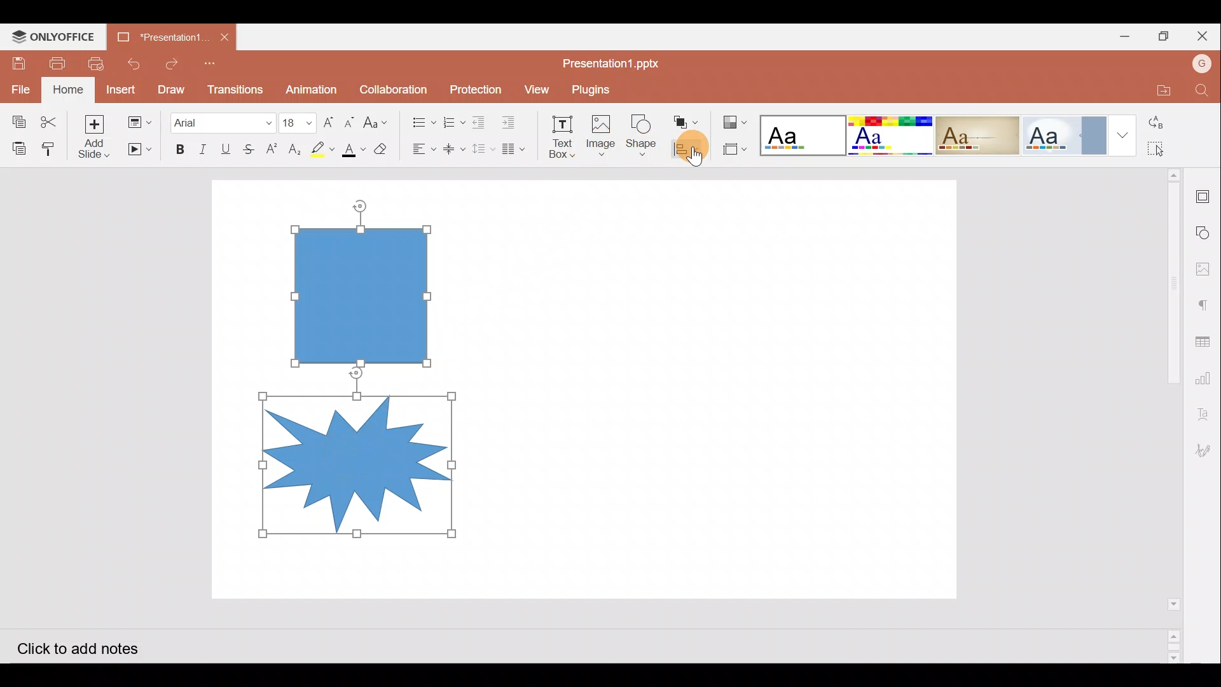 This screenshot has height=687, width=1221. What do you see at coordinates (977, 133) in the screenshot?
I see `Classic` at bounding box center [977, 133].